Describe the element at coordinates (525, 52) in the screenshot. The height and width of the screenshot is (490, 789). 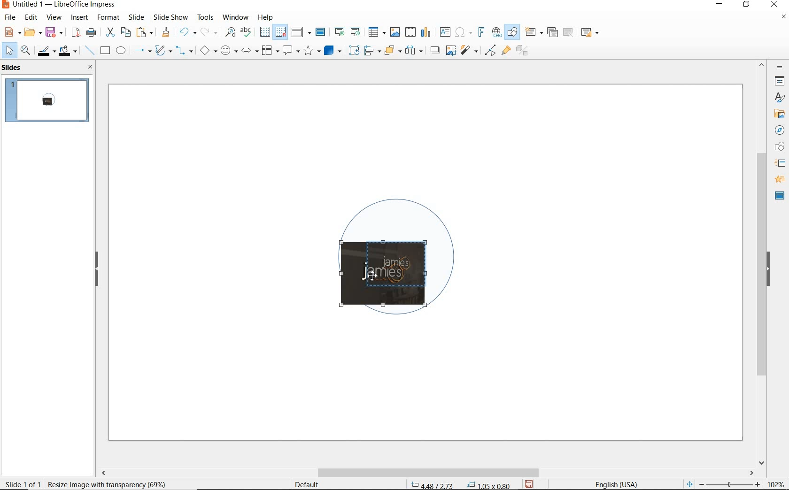
I see `toggle extrusion` at that location.